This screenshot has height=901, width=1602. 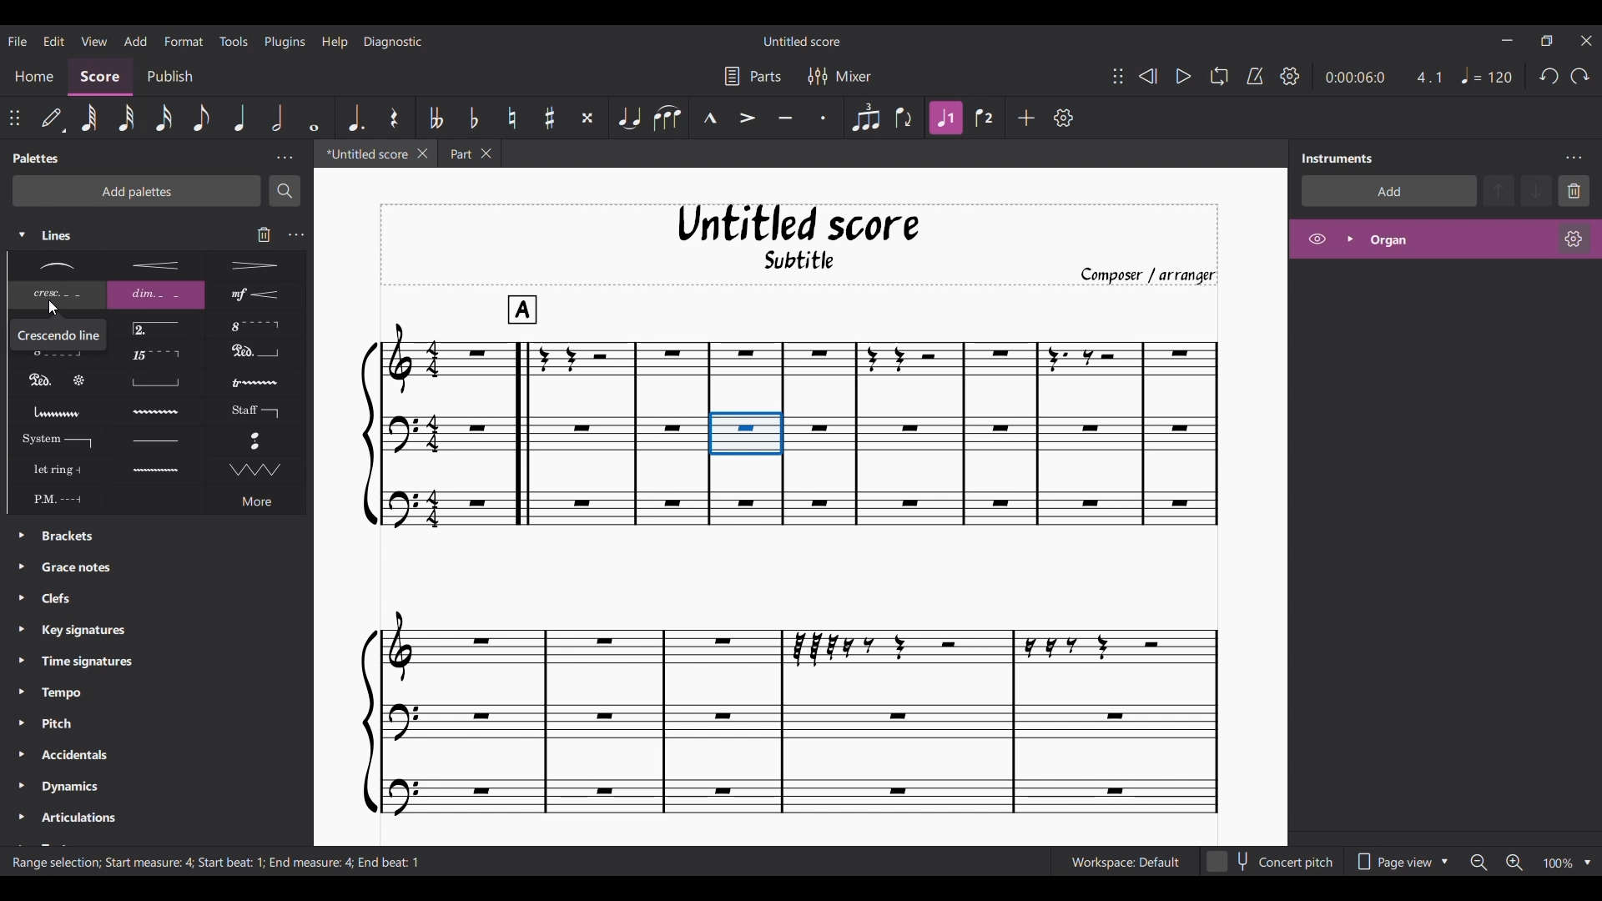 I want to click on Panel title, so click(x=37, y=159).